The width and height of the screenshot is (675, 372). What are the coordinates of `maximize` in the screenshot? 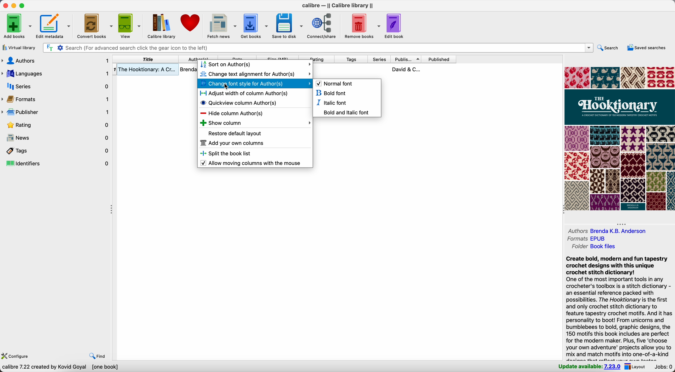 It's located at (23, 5).